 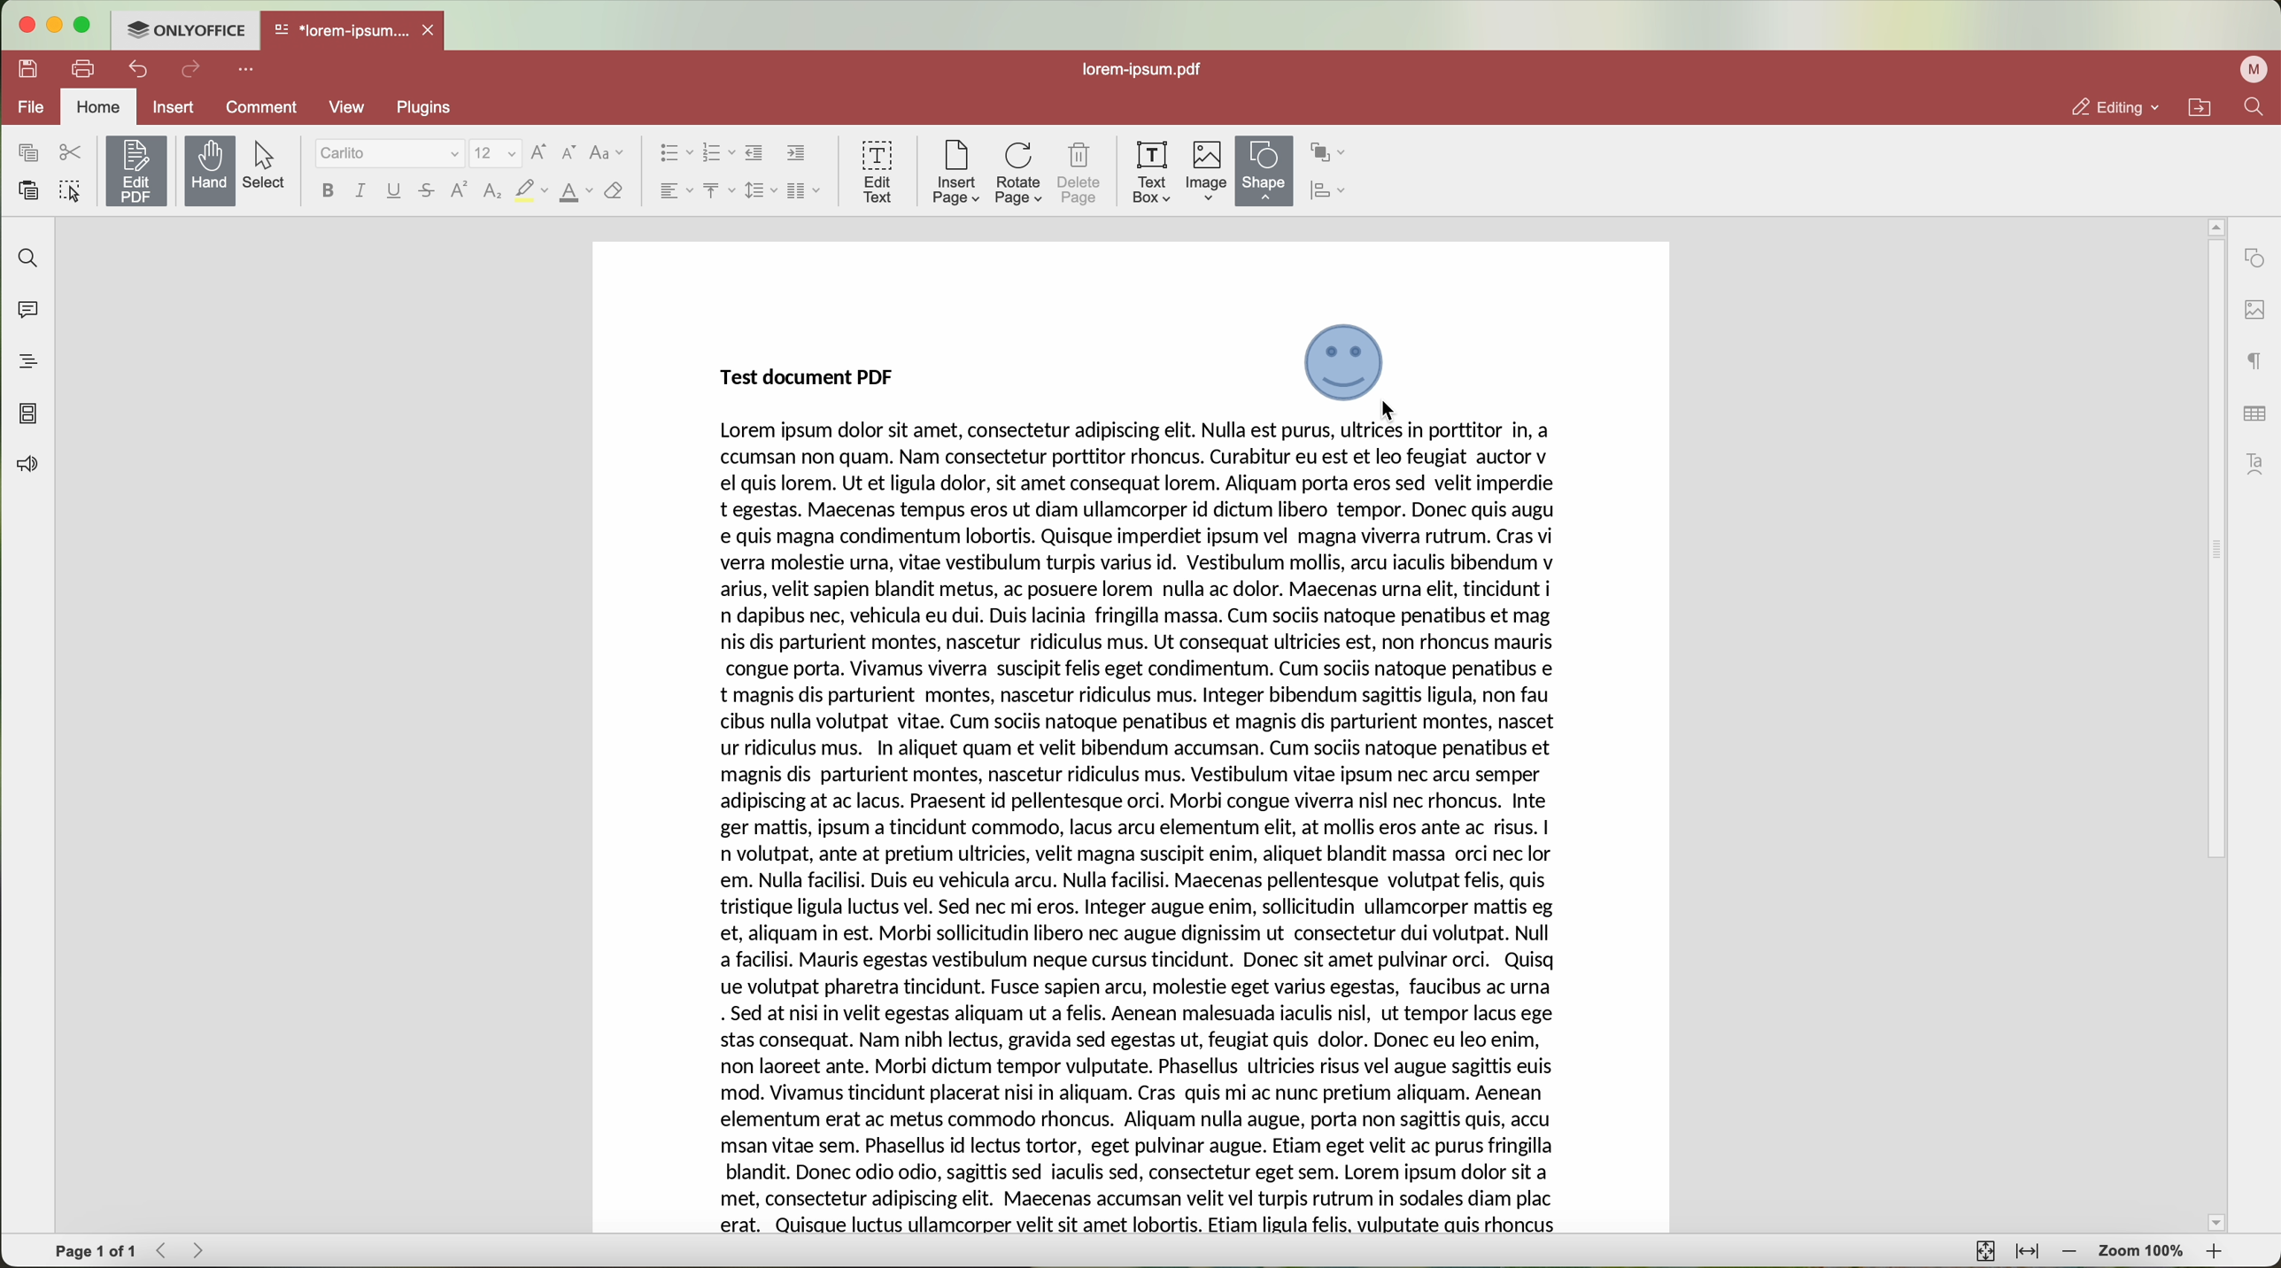 What do you see at coordinates (2073, 1254) in the screenshot?
I see `zoom out` at bounding box center [2073, 1254].